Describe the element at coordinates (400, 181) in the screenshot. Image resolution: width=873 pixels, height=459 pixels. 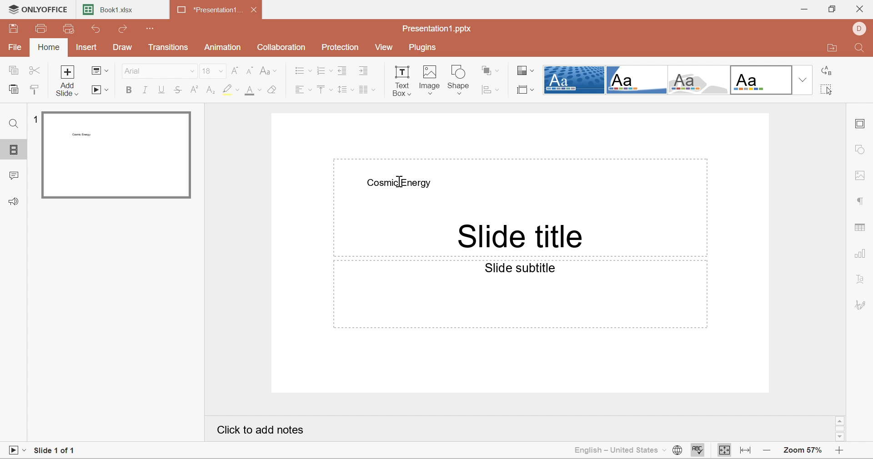
I see `Cursor` at that location.